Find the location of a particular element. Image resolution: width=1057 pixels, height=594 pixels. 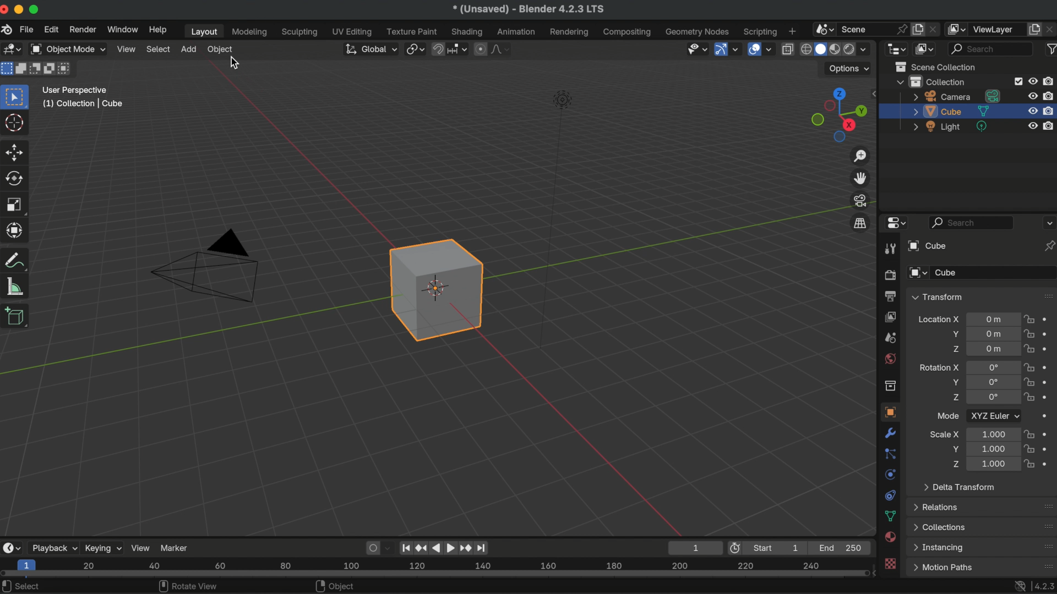

modelling is located at coordinates (250, 32).